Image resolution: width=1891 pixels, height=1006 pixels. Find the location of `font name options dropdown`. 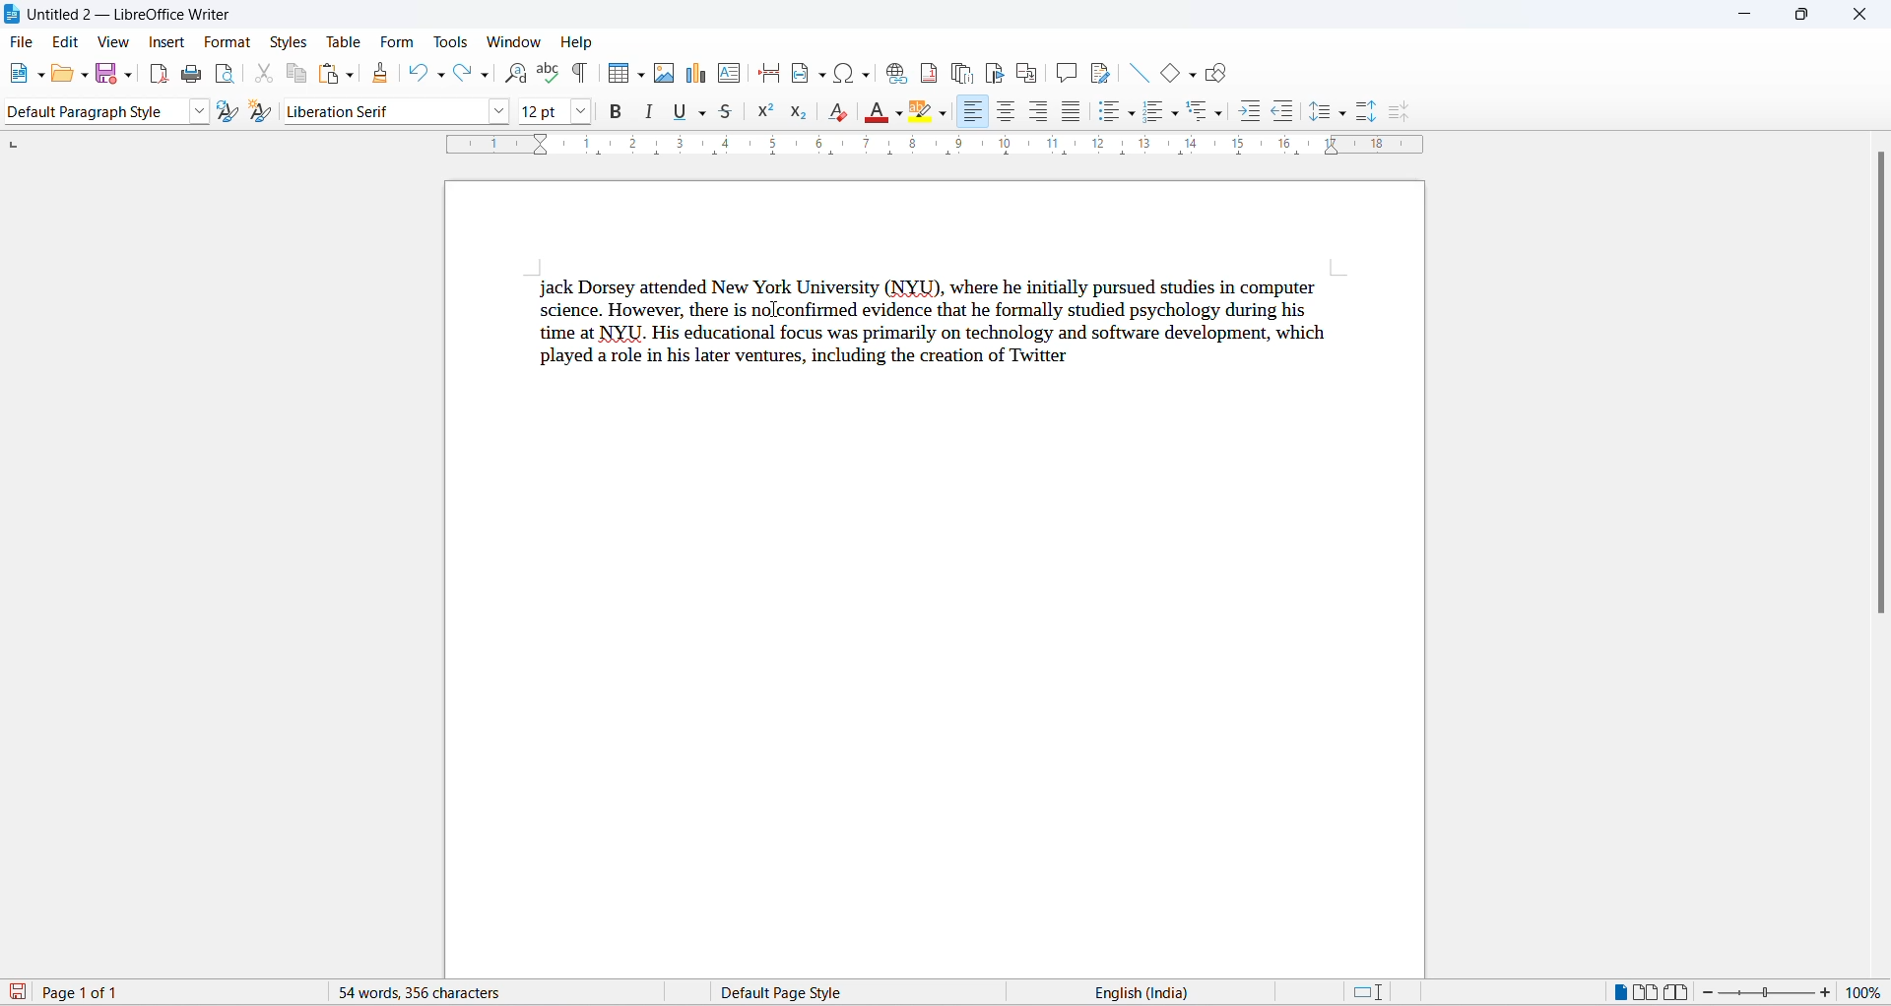

font name options dropdown is located at coordinates (504, 115).